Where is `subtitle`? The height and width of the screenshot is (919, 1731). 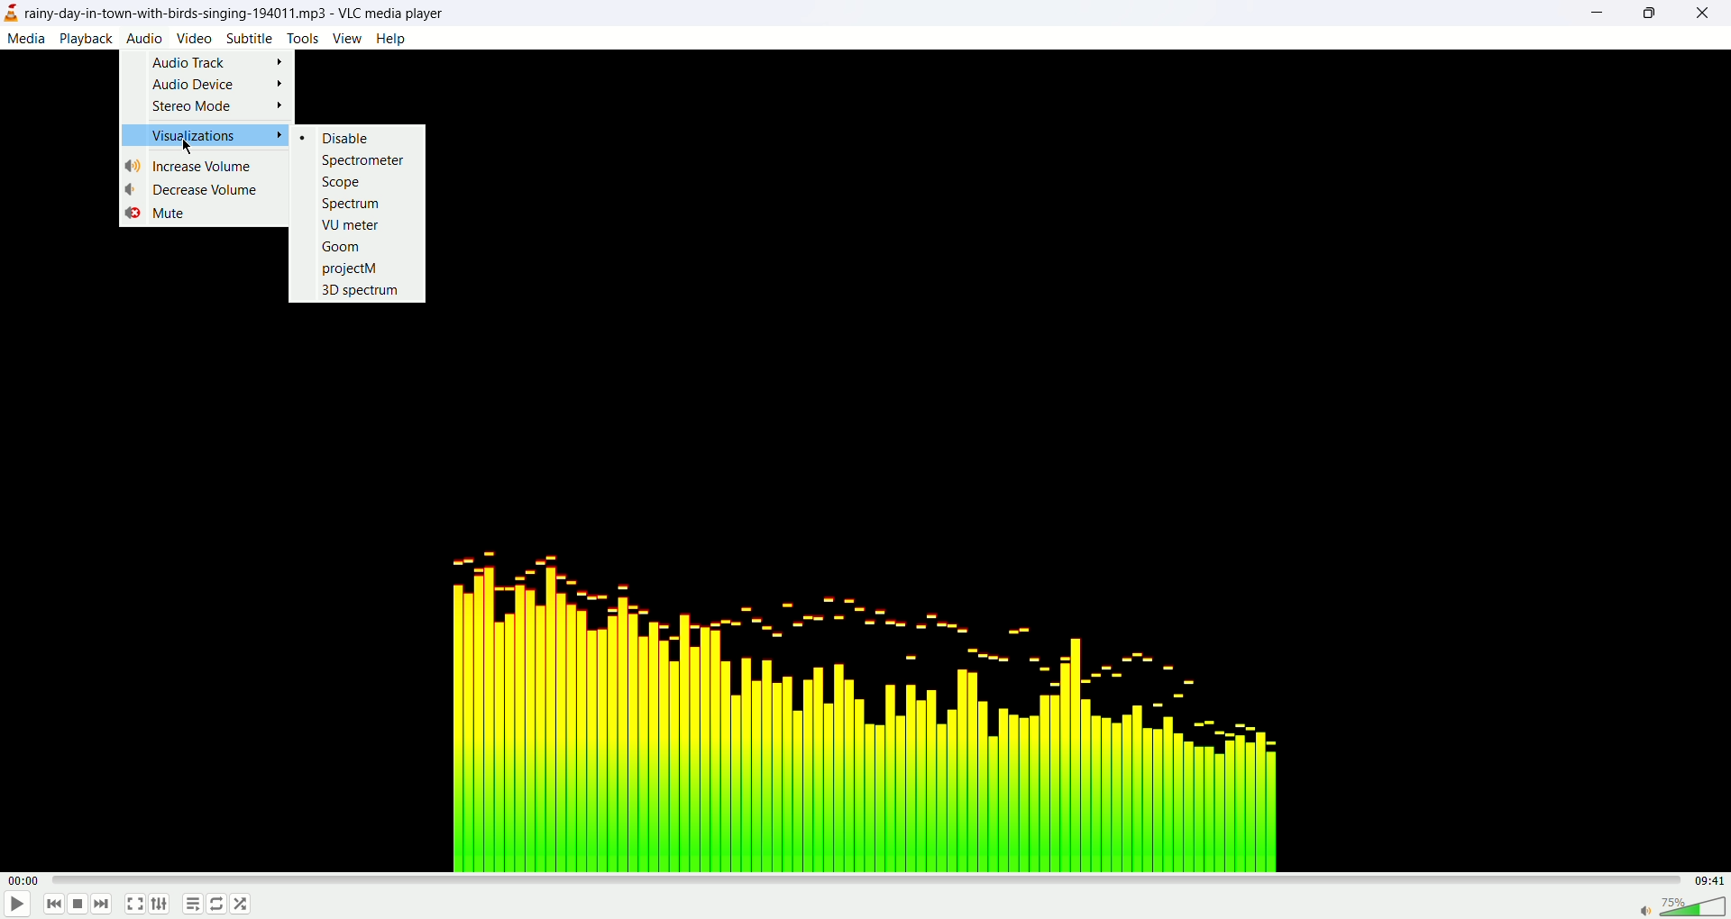 subtitle is located at coordinates (248, 36).